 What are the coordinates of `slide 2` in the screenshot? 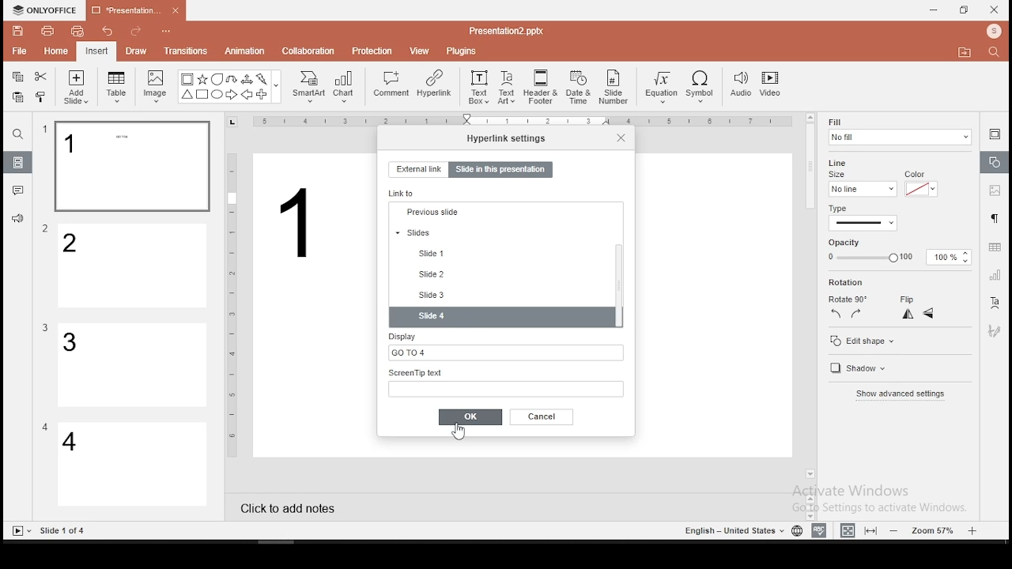 It's located at (134, 266).